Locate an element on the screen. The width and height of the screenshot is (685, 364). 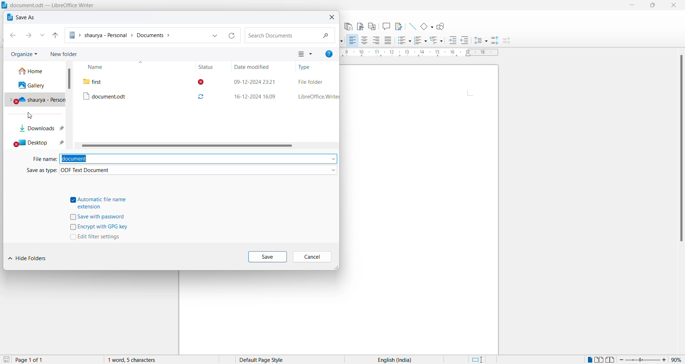
insert endnote is located at coordinates (347, 26).